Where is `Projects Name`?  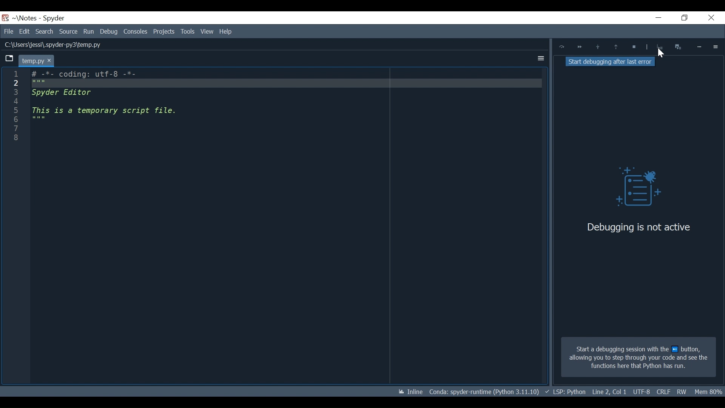
Projects Name is located at coordinates (28, 18).